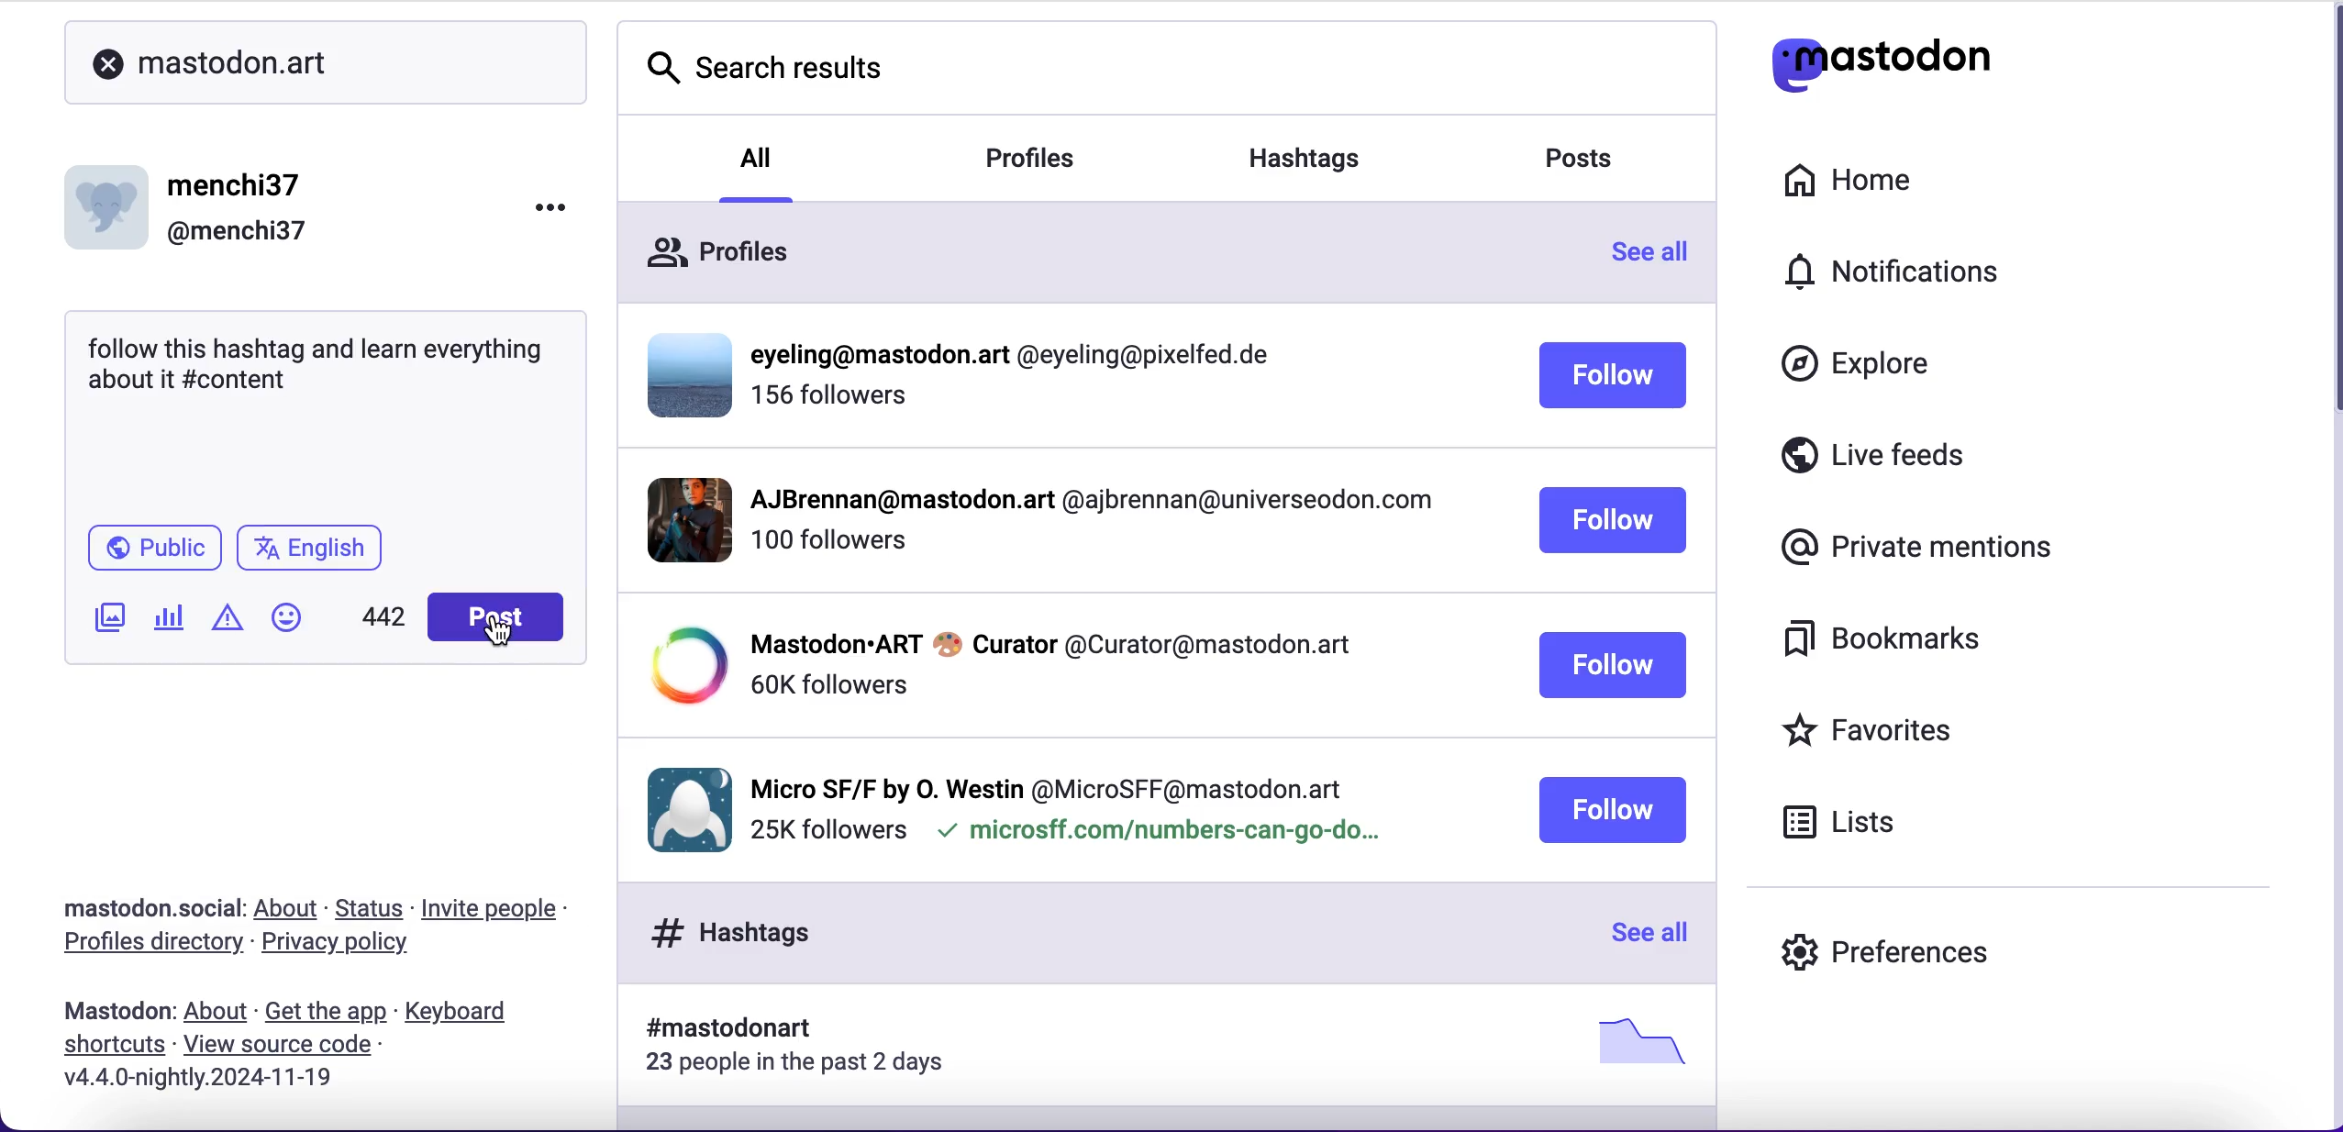  Describe the element at coordinates (1854, 827) in the screenshot. I see `lists` at that location.